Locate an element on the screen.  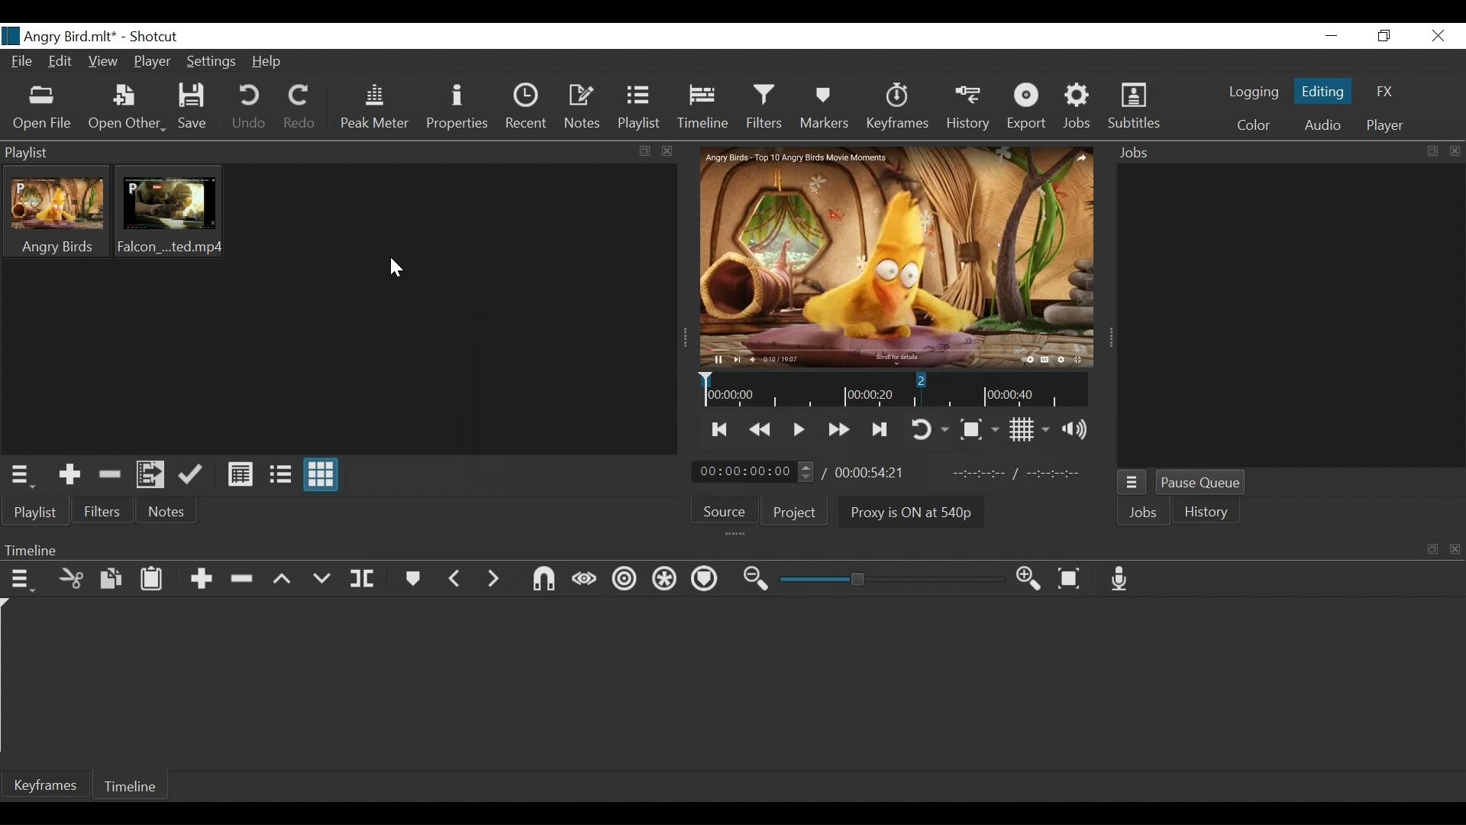
Project is located at coordinates (800, 513).